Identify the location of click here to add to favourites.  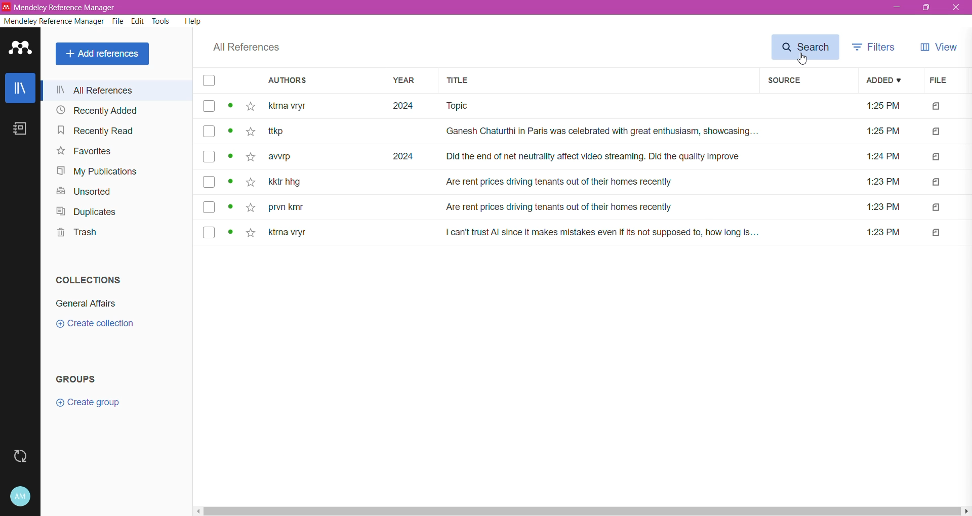
(253, 233).